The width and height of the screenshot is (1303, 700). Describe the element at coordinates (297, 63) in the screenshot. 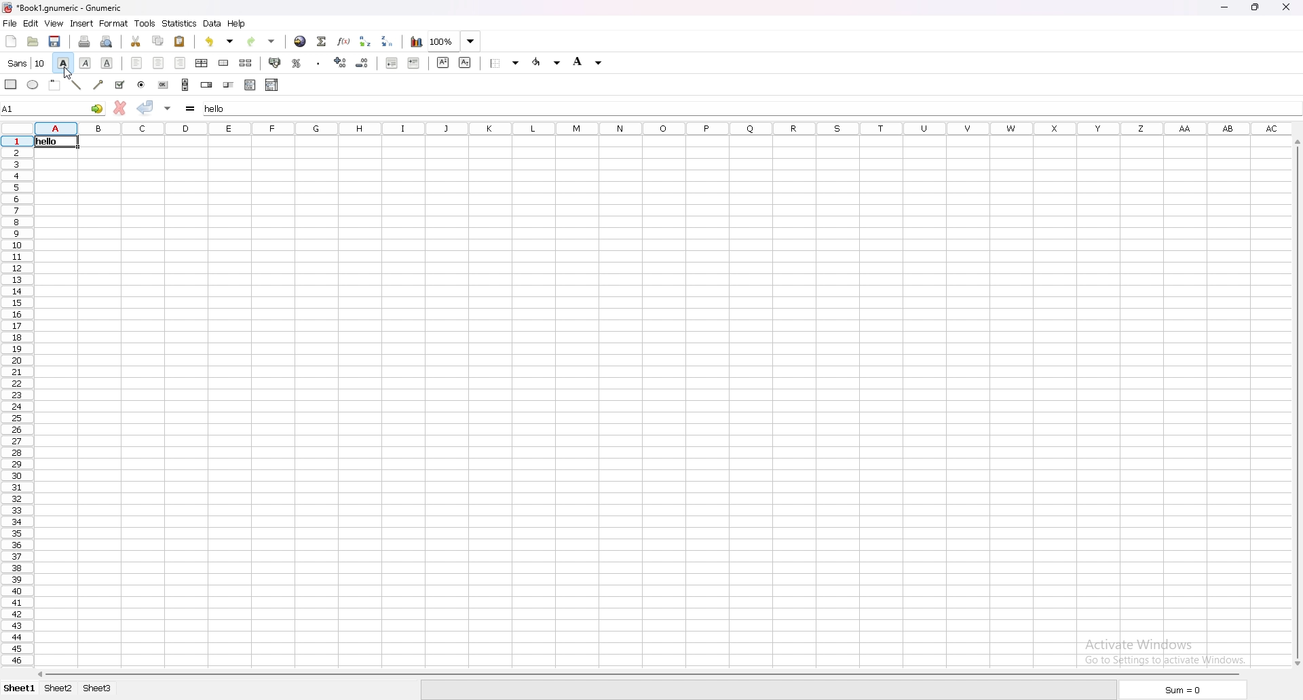

I see `percentage` at that location.